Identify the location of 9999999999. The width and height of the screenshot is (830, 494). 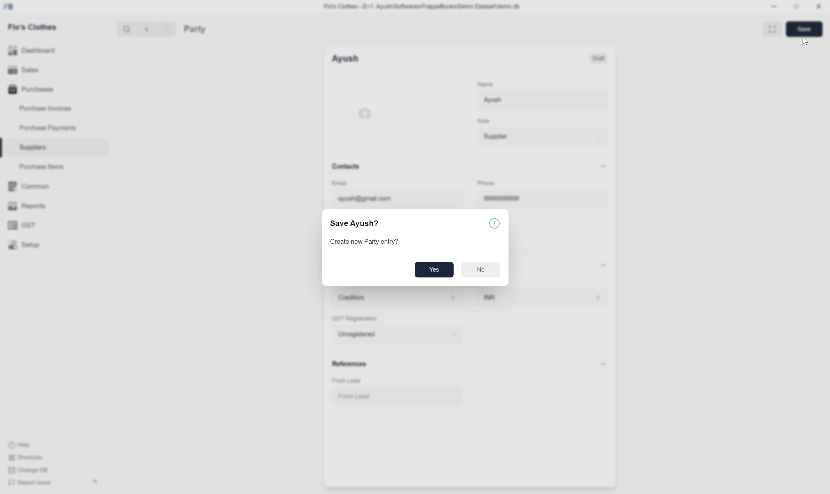
(542, 199).